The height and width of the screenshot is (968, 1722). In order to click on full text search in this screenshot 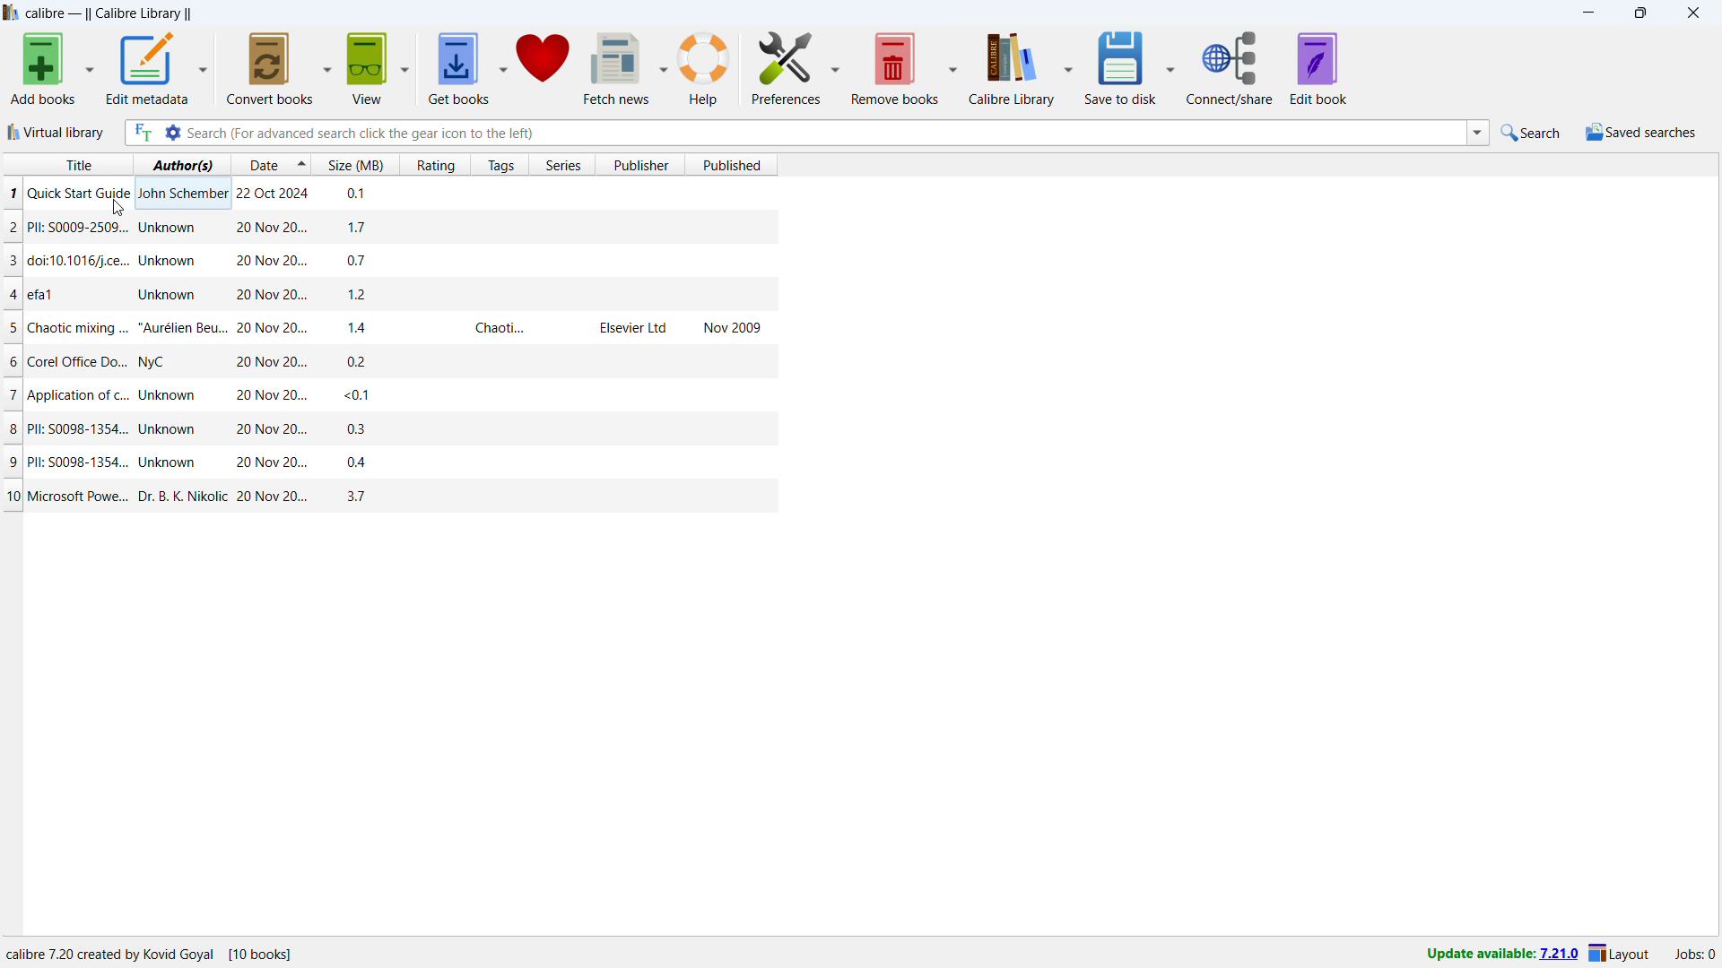, I will do `click(138, 133)`.